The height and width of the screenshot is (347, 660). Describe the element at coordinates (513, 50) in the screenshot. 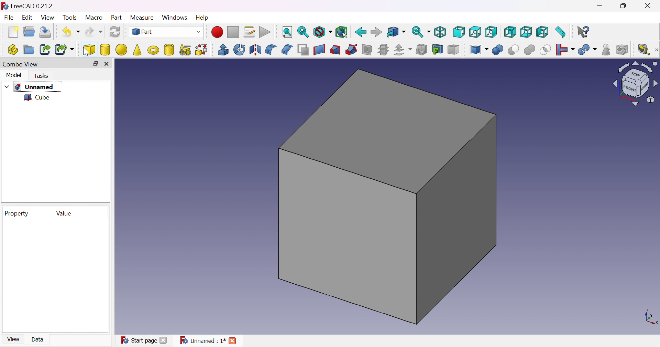

I see `Cut` at that location.